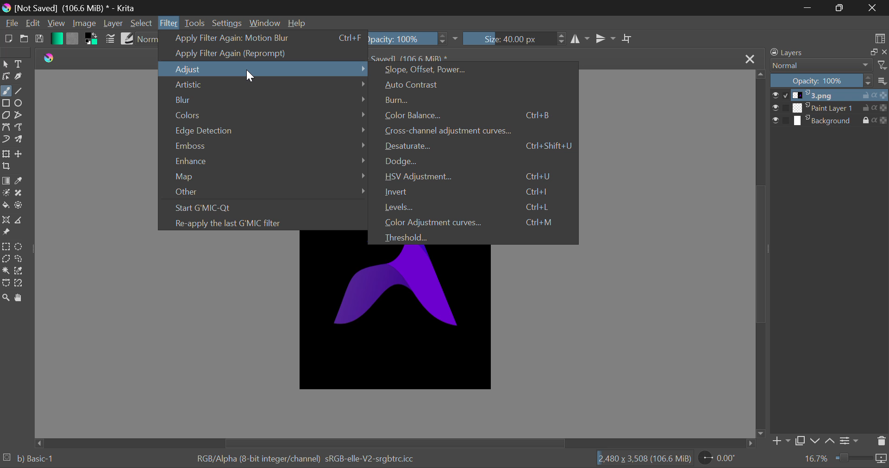 This screenshot has height=468, width=889. What do you see at coordinates (297, 23) in the screenshot?
I see `Help` at bounding box center [297, 23].